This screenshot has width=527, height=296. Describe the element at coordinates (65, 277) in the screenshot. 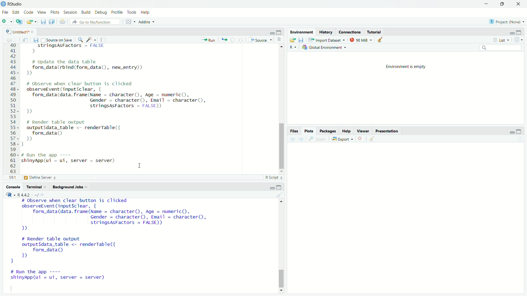

I see `code to run the app` at that location.